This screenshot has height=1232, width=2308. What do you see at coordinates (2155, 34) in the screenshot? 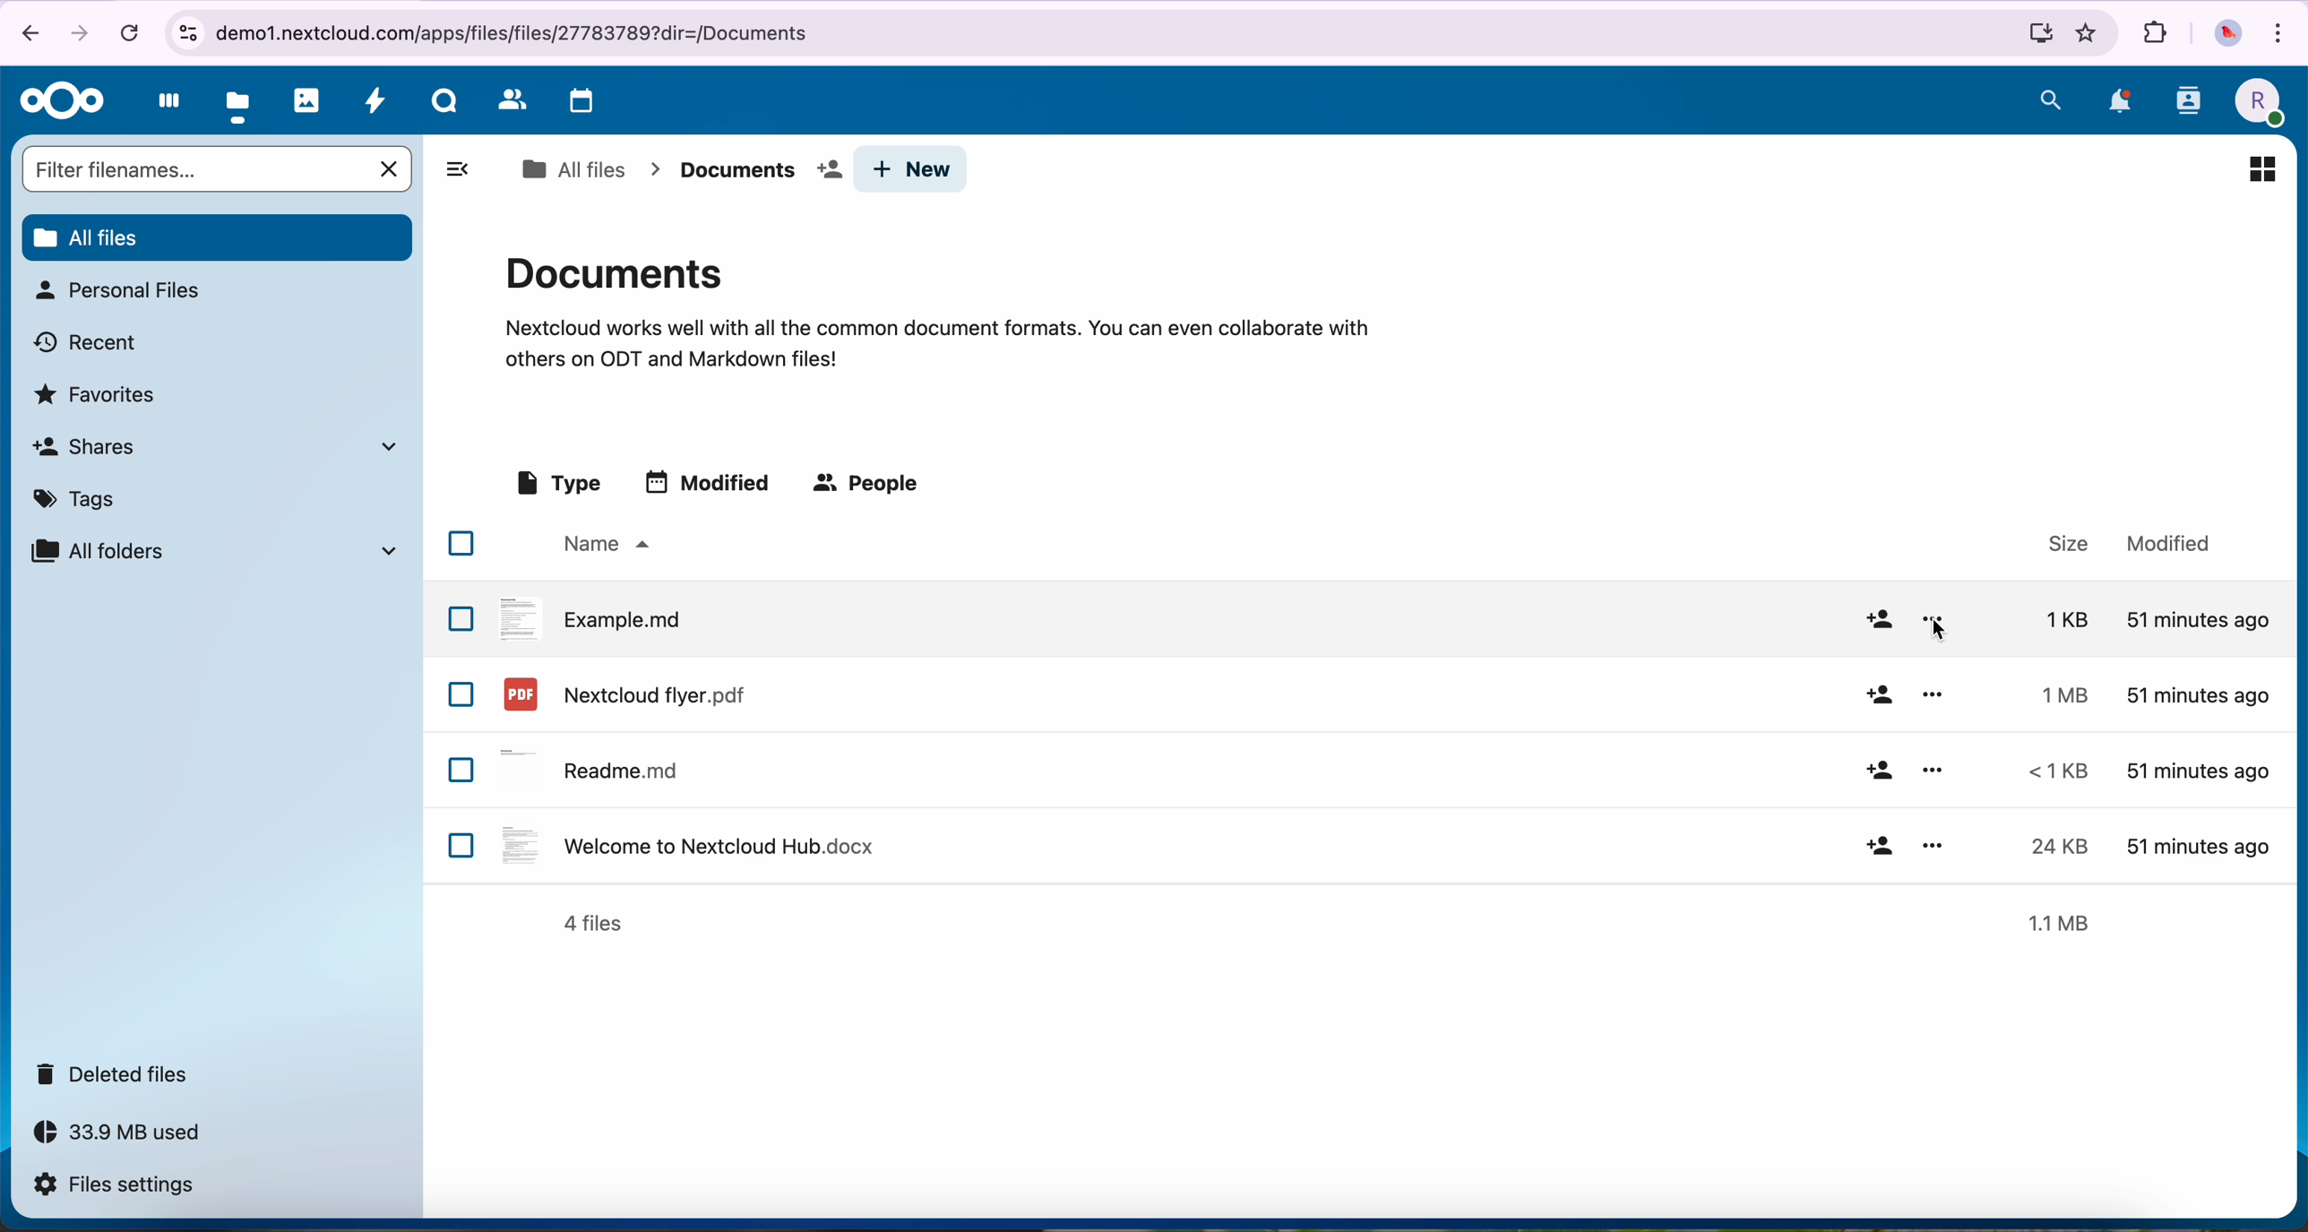
I see `extensions` at bounding box center [2155, 34].